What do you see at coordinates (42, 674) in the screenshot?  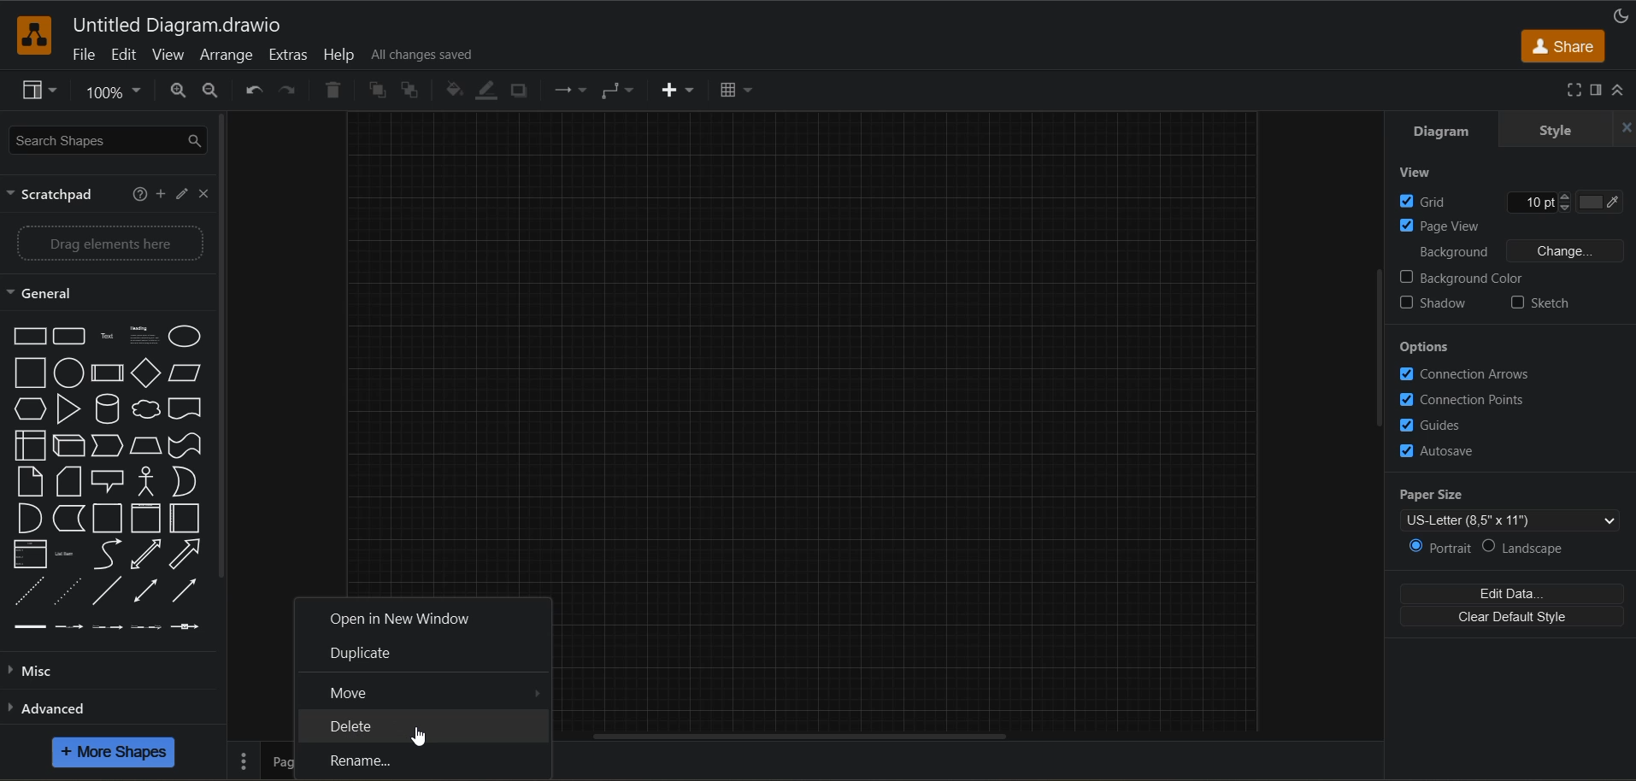 I see `misc` at bounding box center [42, 674].